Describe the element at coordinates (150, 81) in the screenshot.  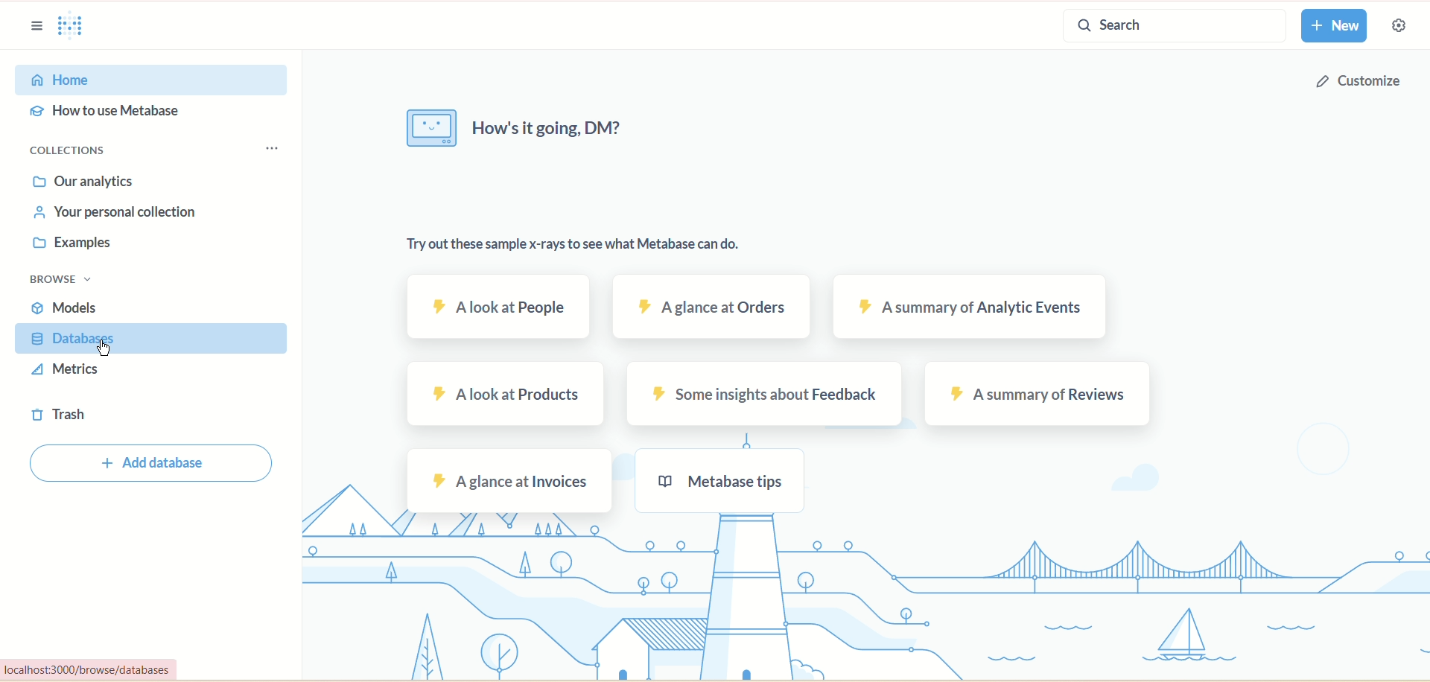
I see `home` at that location.